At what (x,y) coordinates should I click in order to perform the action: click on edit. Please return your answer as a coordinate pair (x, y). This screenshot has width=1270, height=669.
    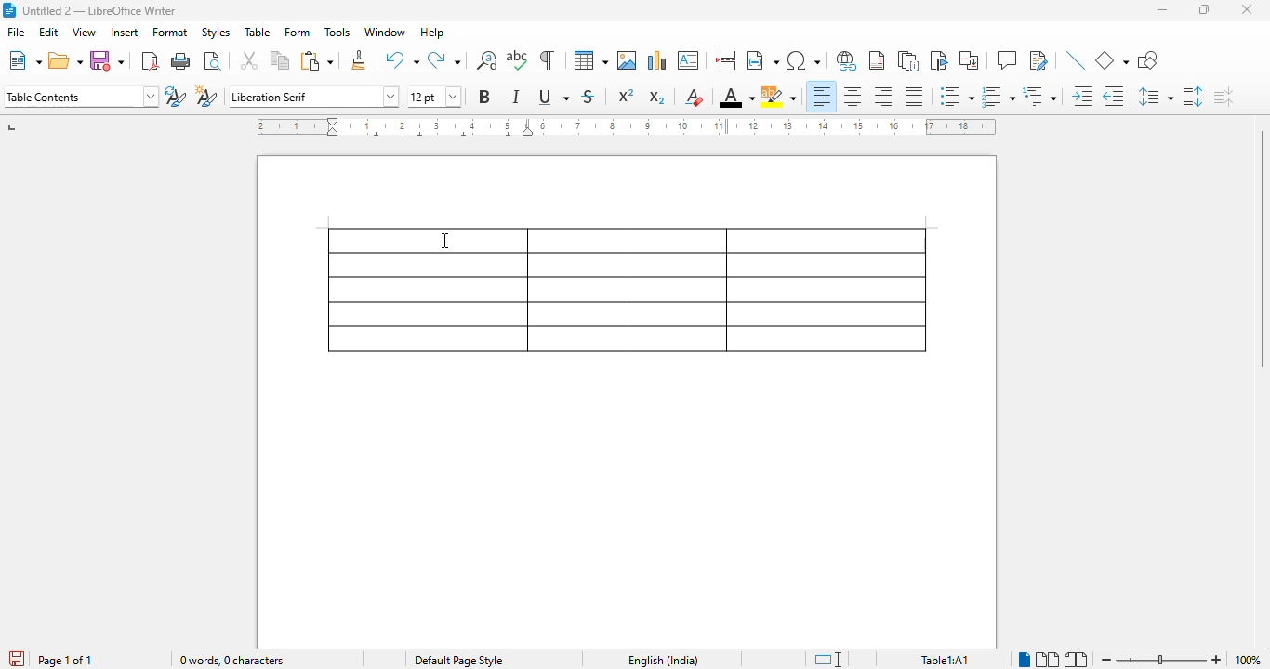
    Looking at the image, I should click on (48, 32).